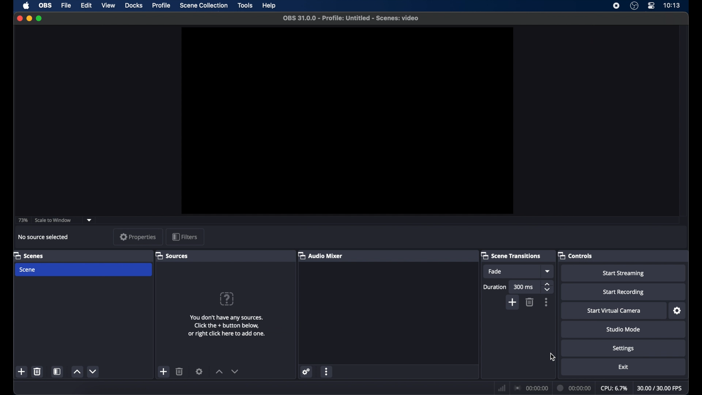 This screenshot has width=702, height=395. I want to click on maximize, so click(40, 18).